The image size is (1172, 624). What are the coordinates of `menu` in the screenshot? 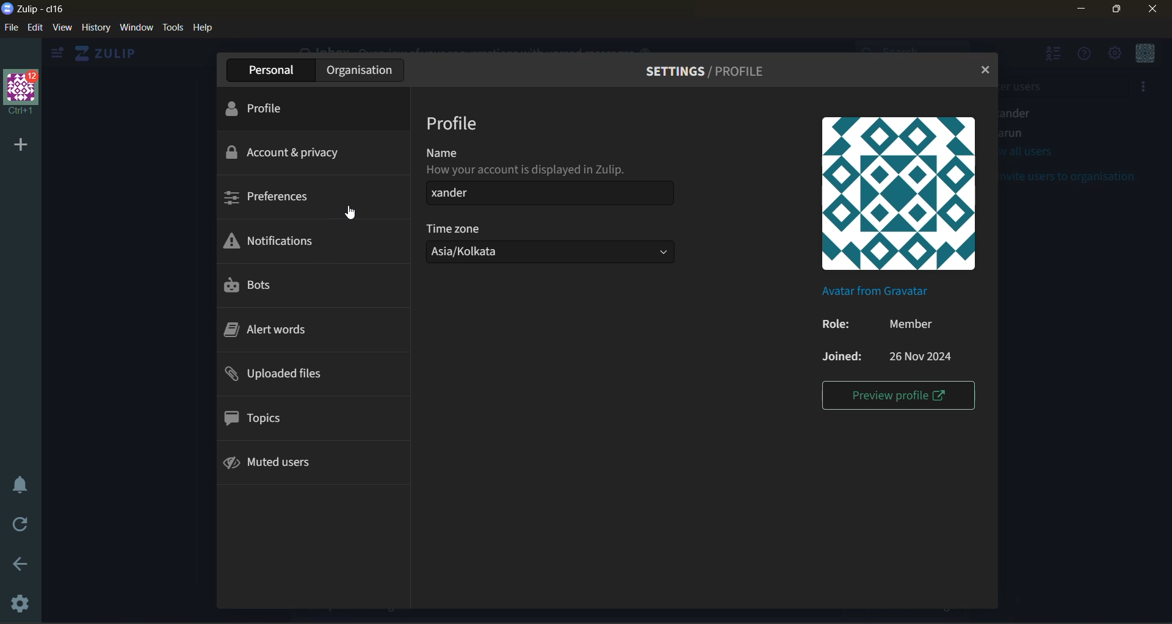 It's located at (1145, 56).